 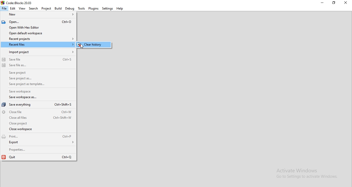 I want to click on Activate Windows, so click(x=300, y=170).